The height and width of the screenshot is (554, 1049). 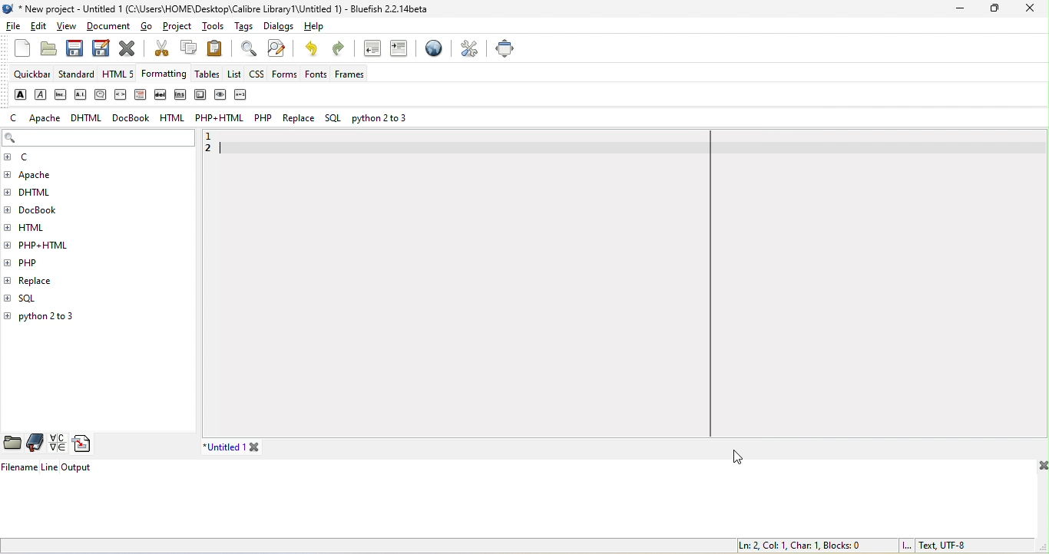 What do you see at coordinates (220, 48) in the screenshot?
I see `paste` at bounding box center [220, 48].